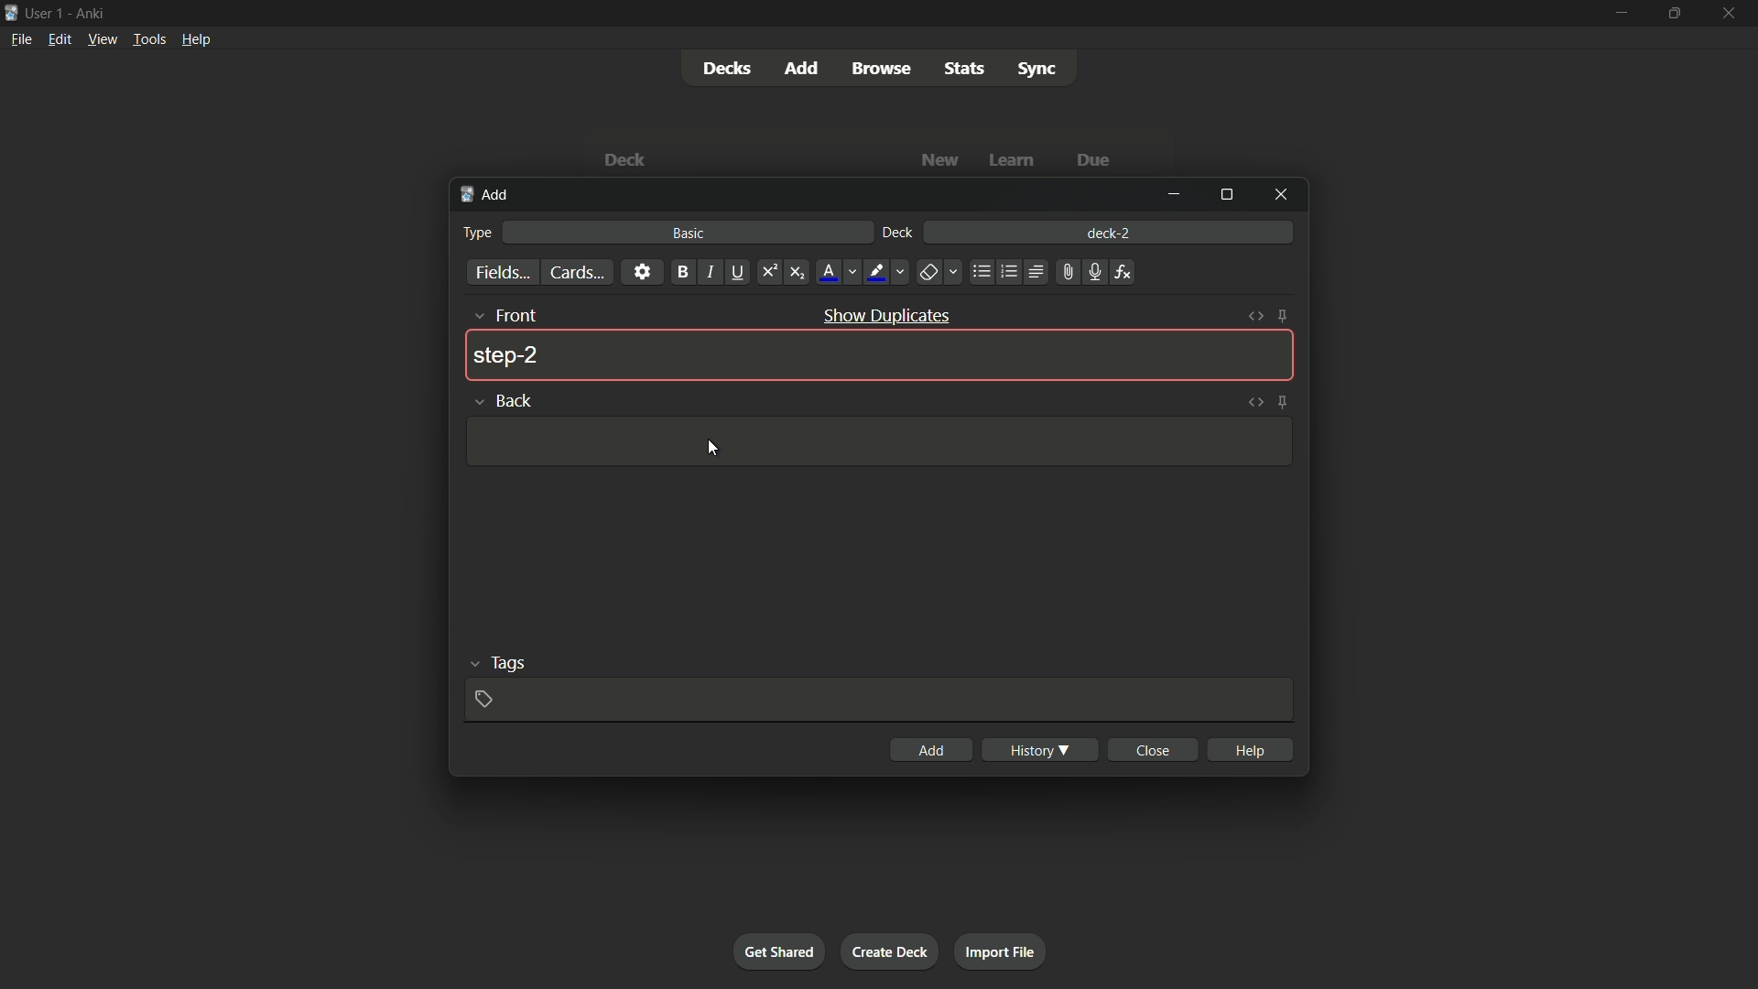 Image resolution: width=1758 pixels, height=989 pixels. Describe the element at coordinates (769, 273) in the screenshot. I see `superscript` at that location.